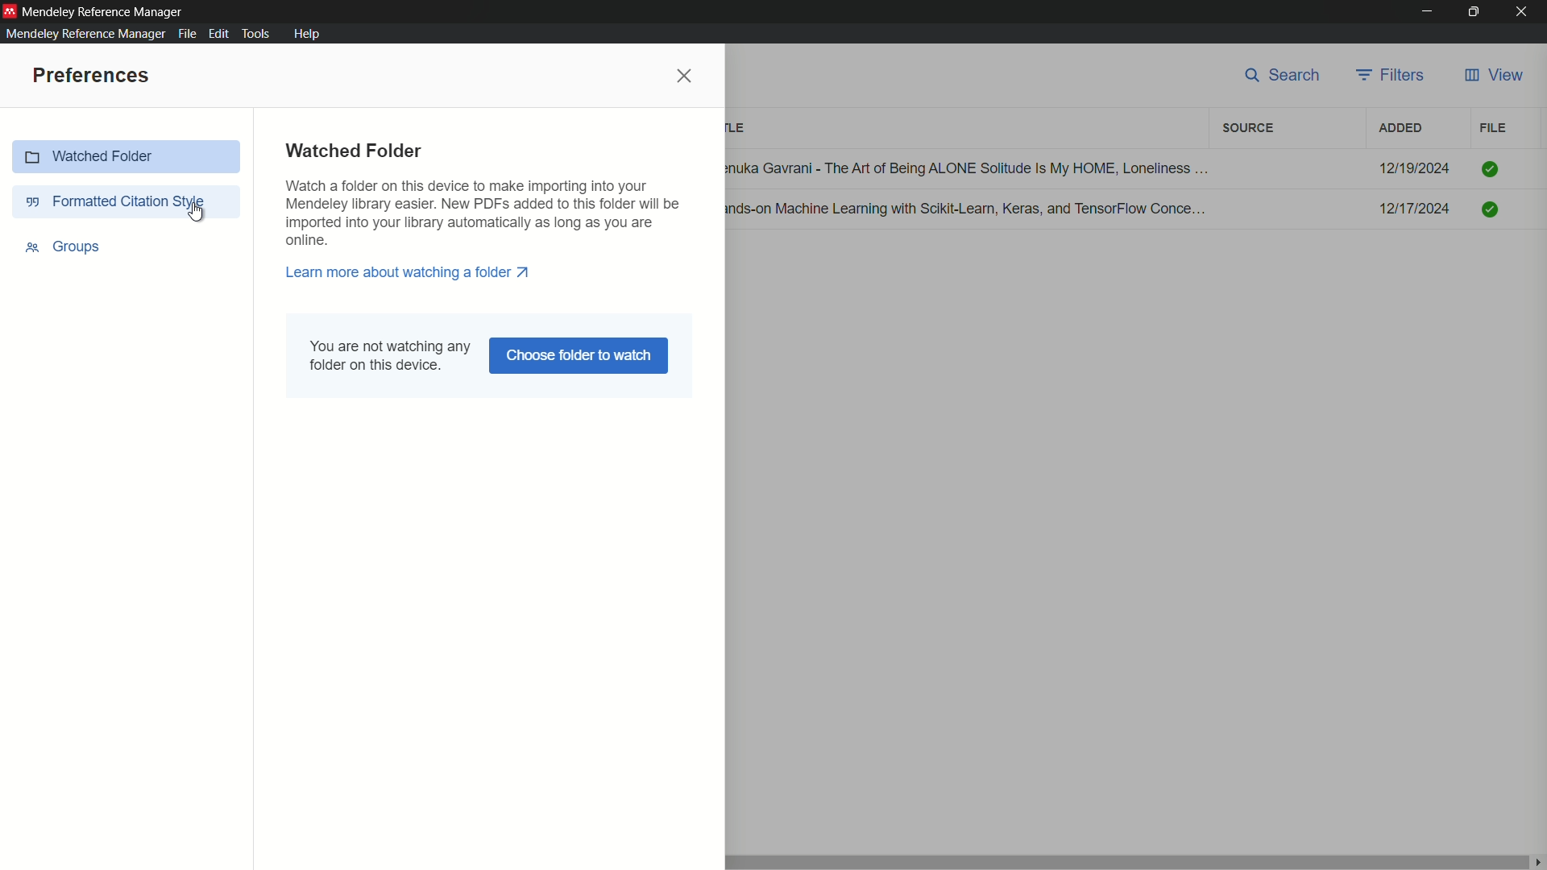 This screenshot has width=1547, height=870. I want to click on preferences, so click(93, 77).